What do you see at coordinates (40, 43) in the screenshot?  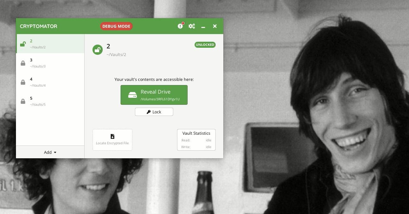 I see `Vault 2` at bounding box center [40, 43].